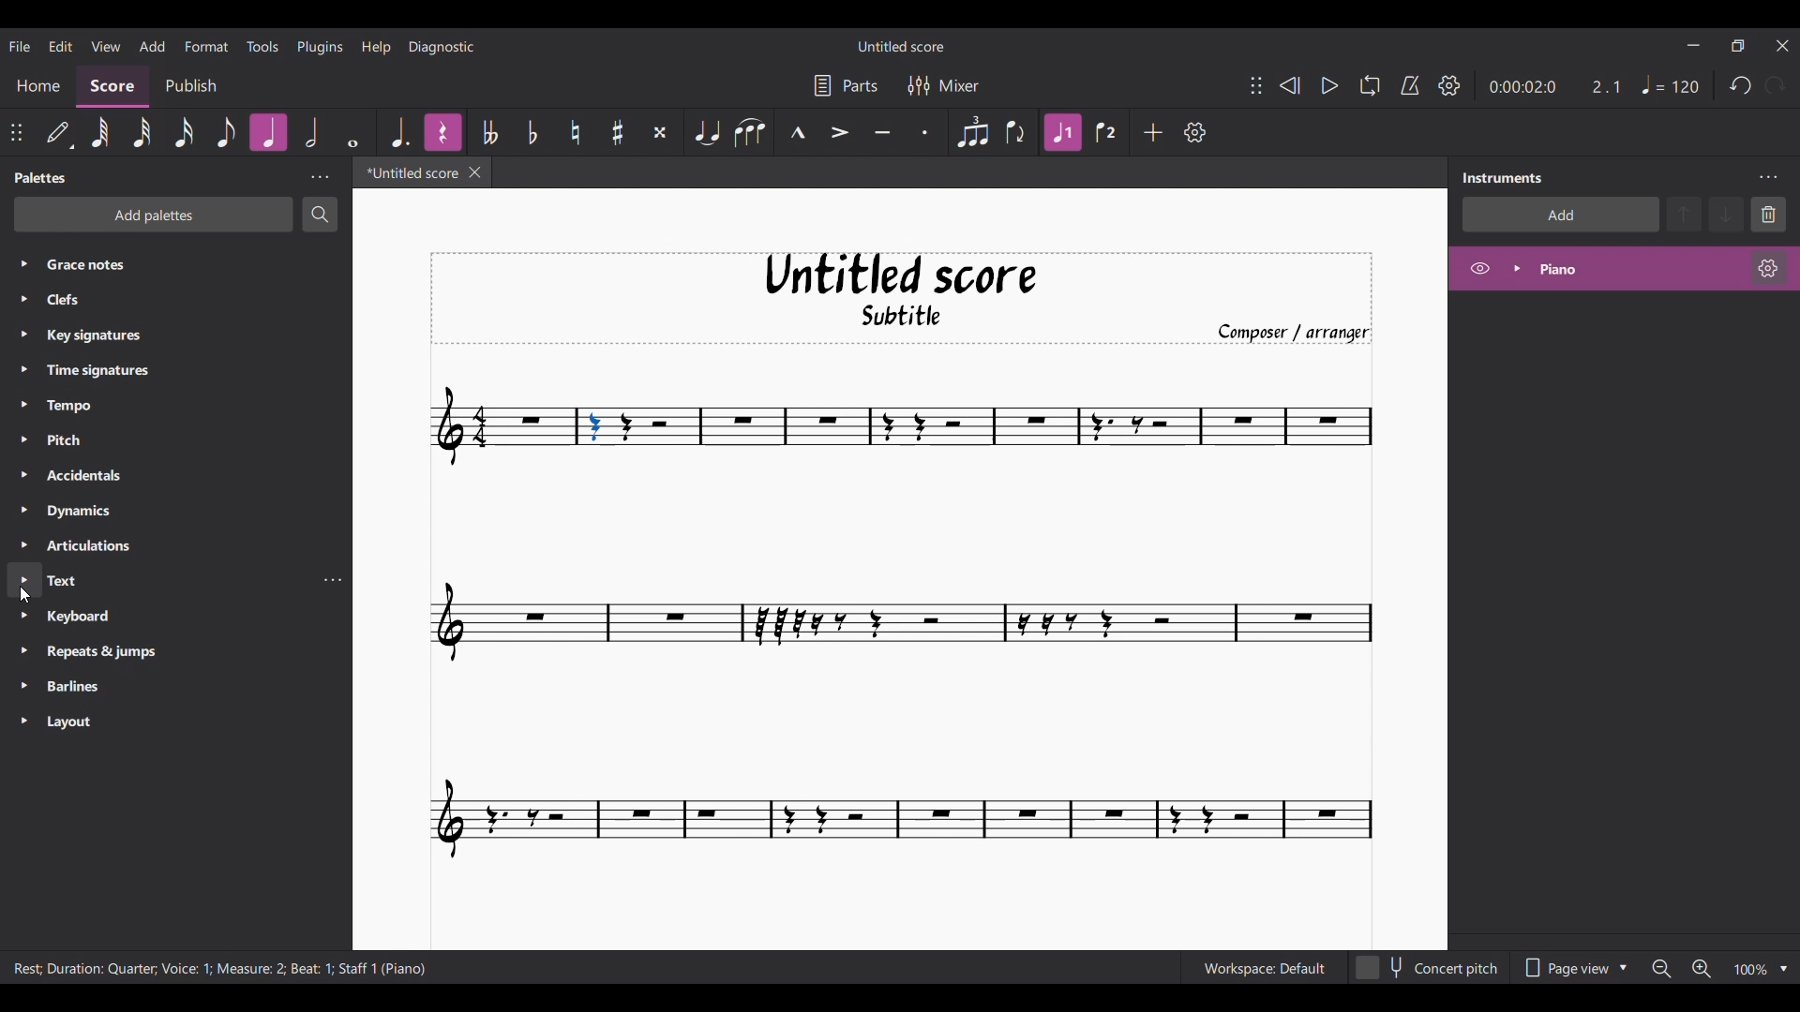 This screenshot has height=1012, width=1800. What do you see at coordinates (532, 132) in the screenshot?
I see `Toggle flat` at bounding box center [532, 132].